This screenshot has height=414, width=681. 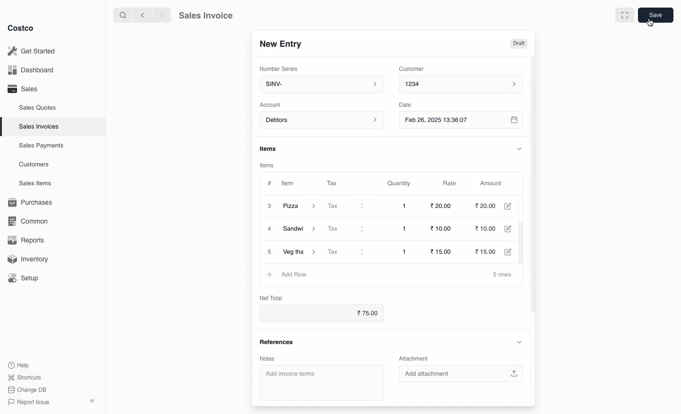 What do you see at coordinates (408, 105) in the screenshot?
I see `Date` at bounding box center [408, 105].